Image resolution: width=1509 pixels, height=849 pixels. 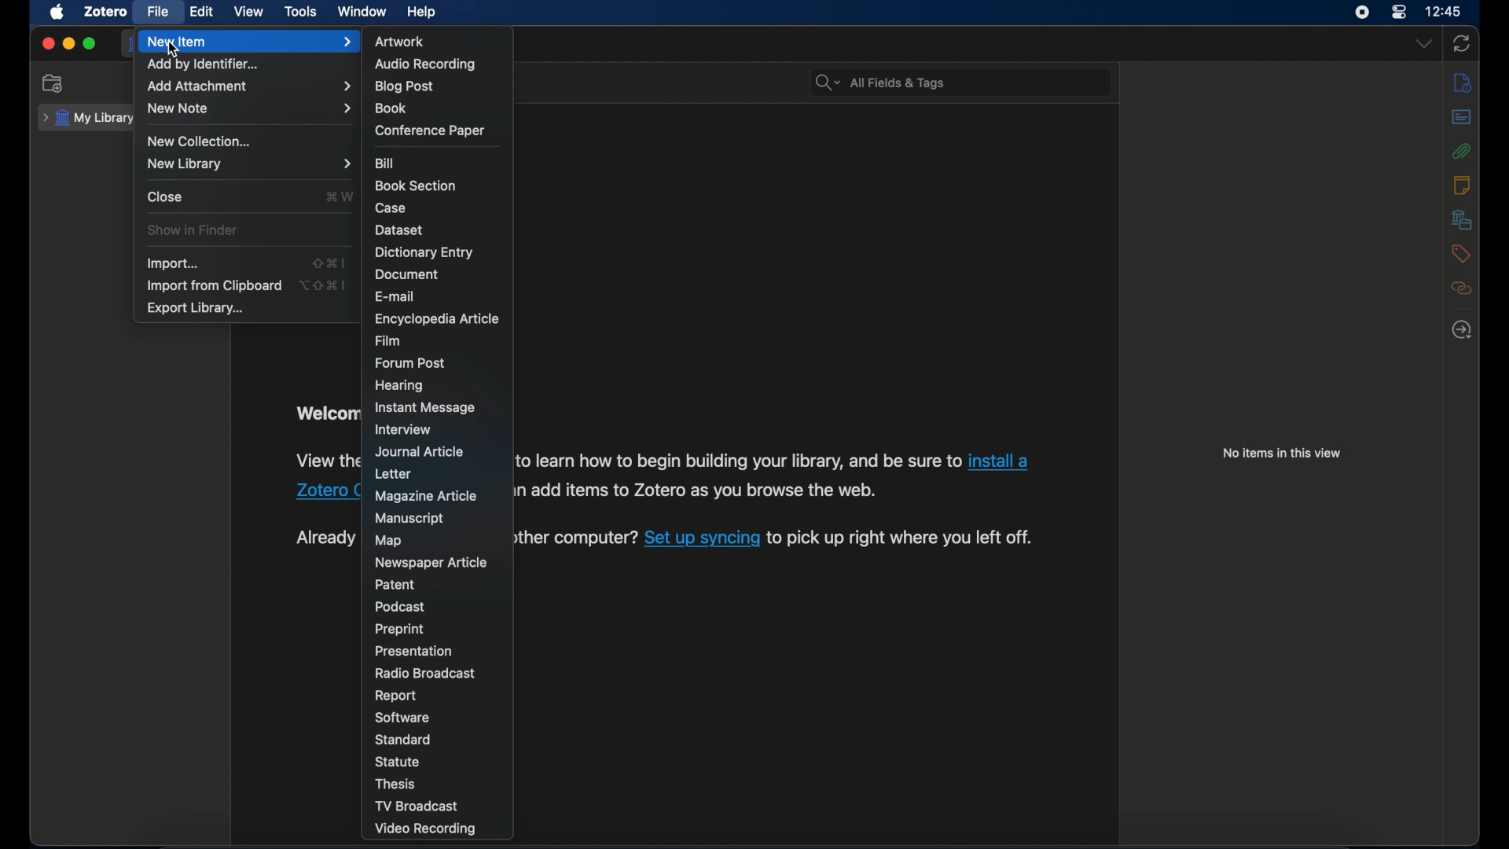 I want to click on import from clipboard, so click(x=213, y=285).